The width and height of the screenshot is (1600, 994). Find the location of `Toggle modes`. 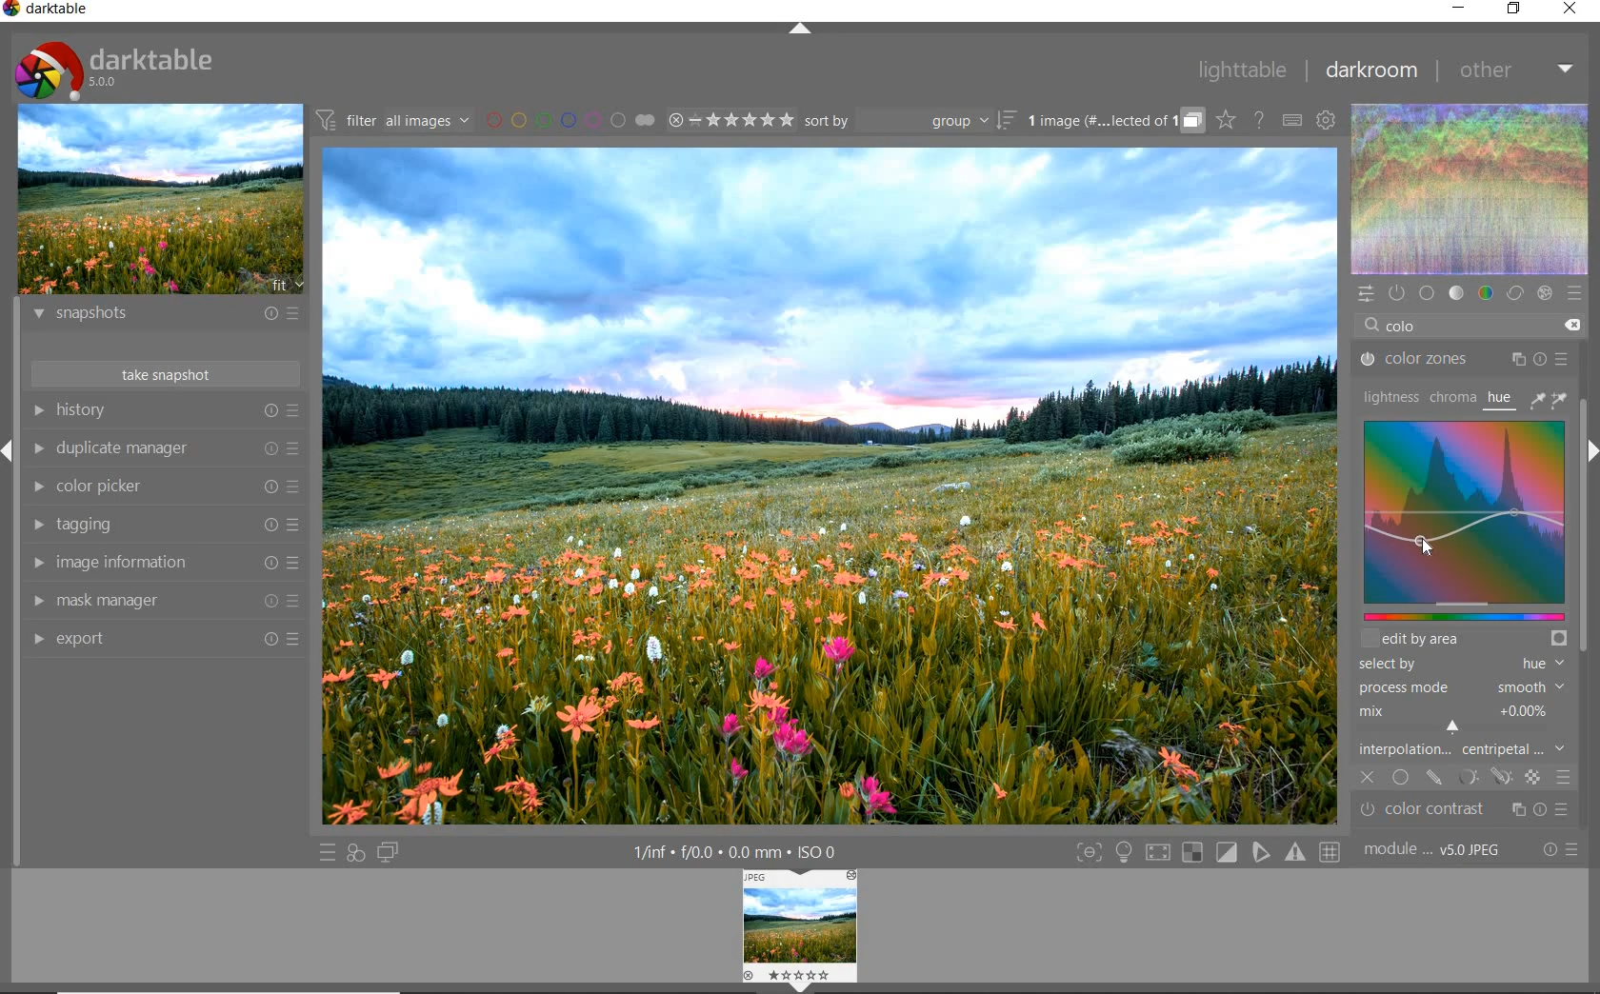

Toggle modes is located at coordinates (1208, 853).